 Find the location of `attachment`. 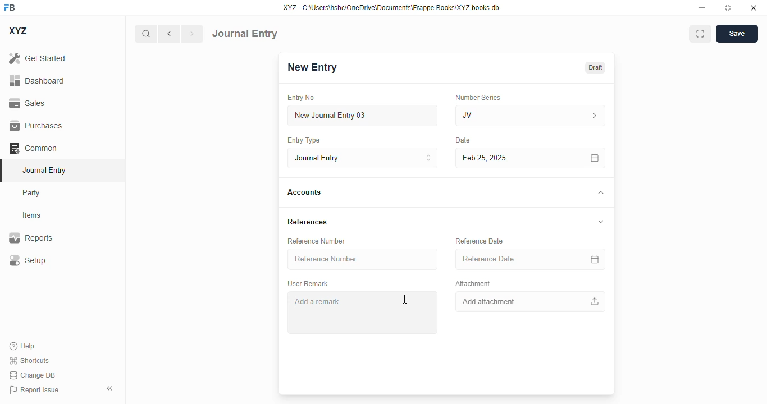

attachment is located at coordinates (472, 284).